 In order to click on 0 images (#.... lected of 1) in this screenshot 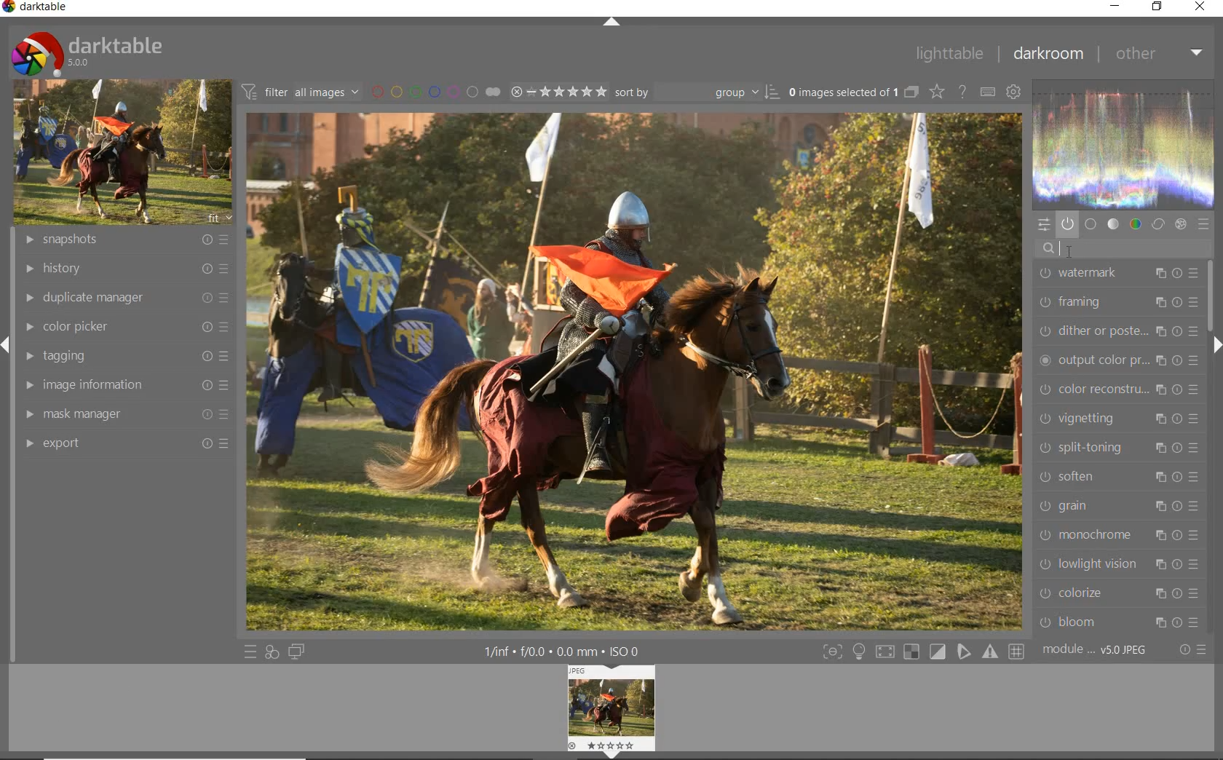, I will do `click(852, 92)`.